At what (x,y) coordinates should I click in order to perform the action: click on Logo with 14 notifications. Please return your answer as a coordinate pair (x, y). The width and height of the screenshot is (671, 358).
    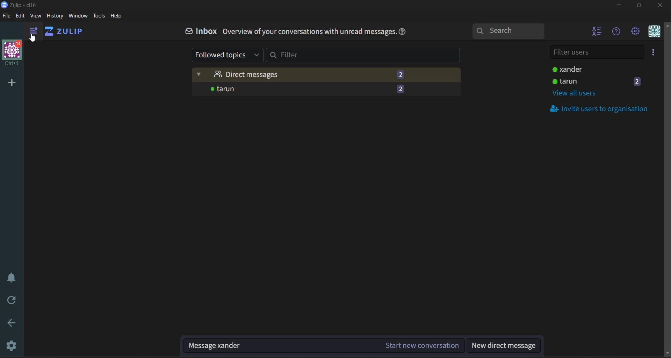
    Looking at the image, I should click on (11, 55).